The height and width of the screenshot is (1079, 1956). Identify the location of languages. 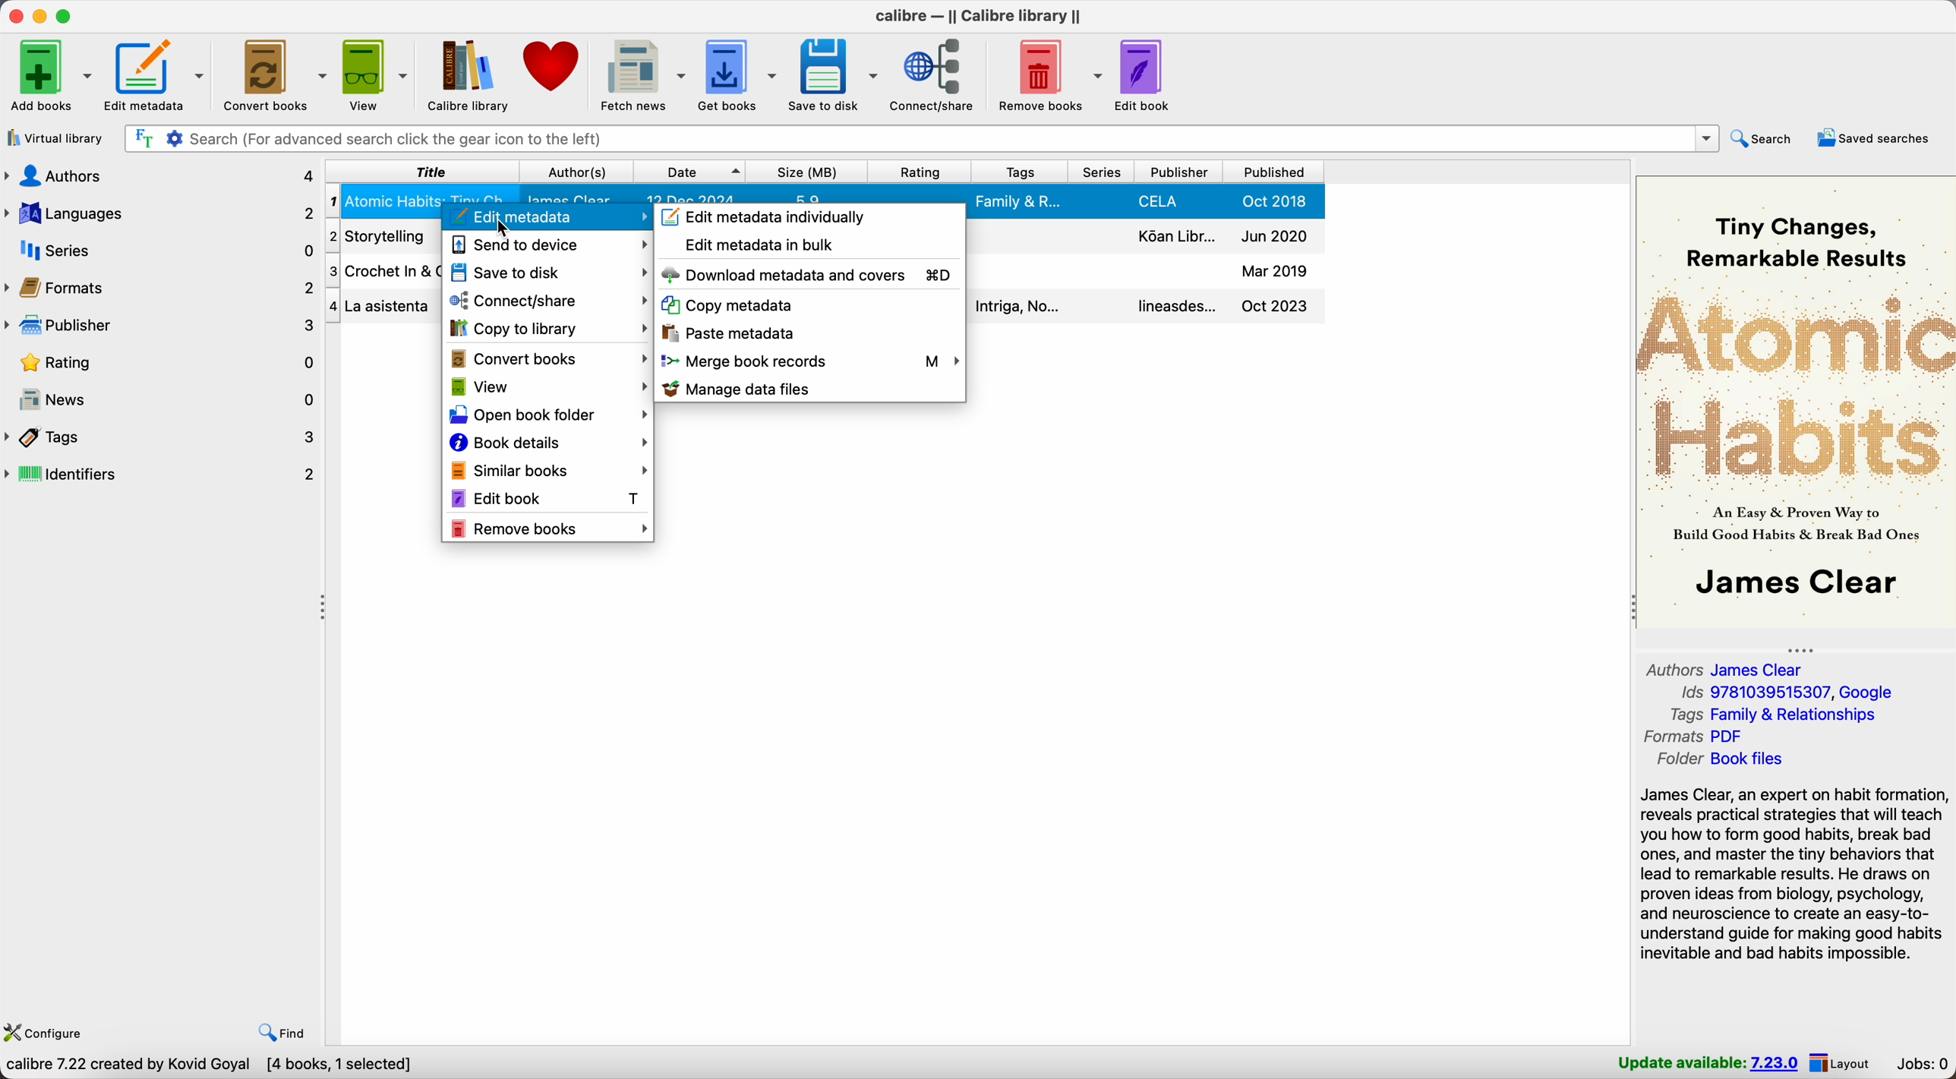
(160, 211).